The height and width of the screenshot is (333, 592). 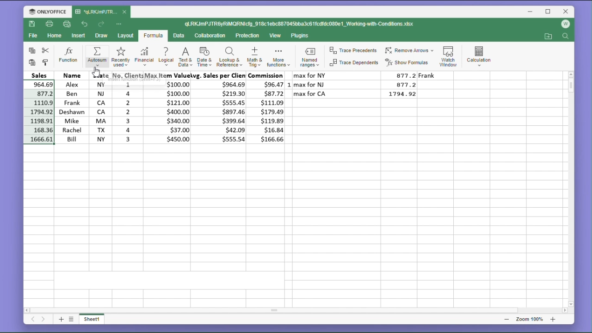 What do you see at coordinates (45, 11) in the screenshot?
I see `onlyoffice` at bounding box center [45, 11].